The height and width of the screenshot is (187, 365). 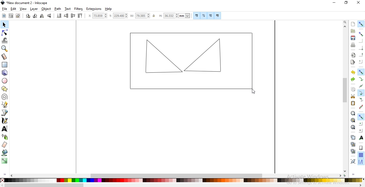 I want to click on scrollbar, so click(x=178, y=176).